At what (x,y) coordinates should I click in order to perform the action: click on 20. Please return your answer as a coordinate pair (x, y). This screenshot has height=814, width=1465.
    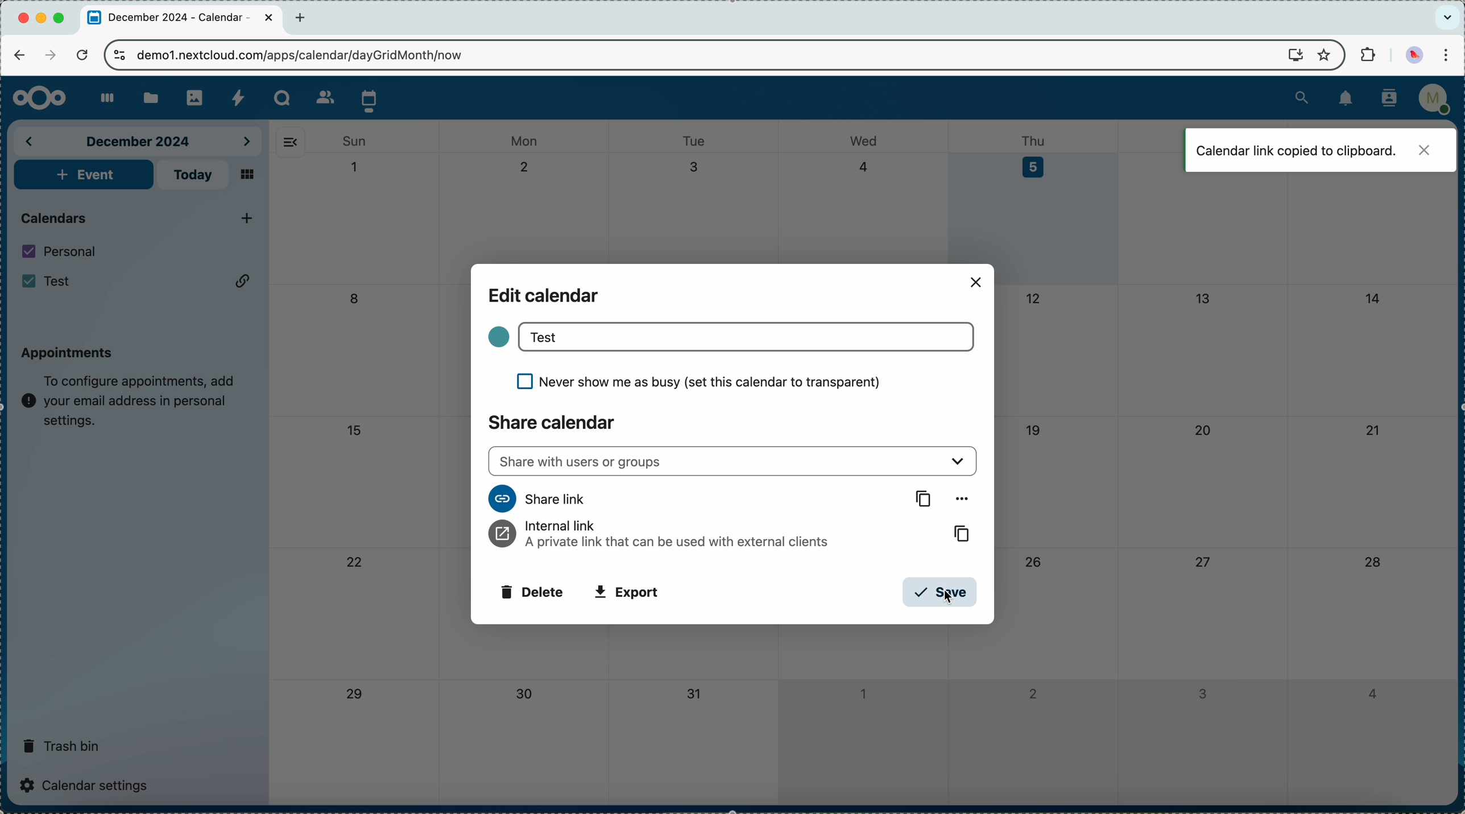
    Looking at the image, I should click on (1204, 430).